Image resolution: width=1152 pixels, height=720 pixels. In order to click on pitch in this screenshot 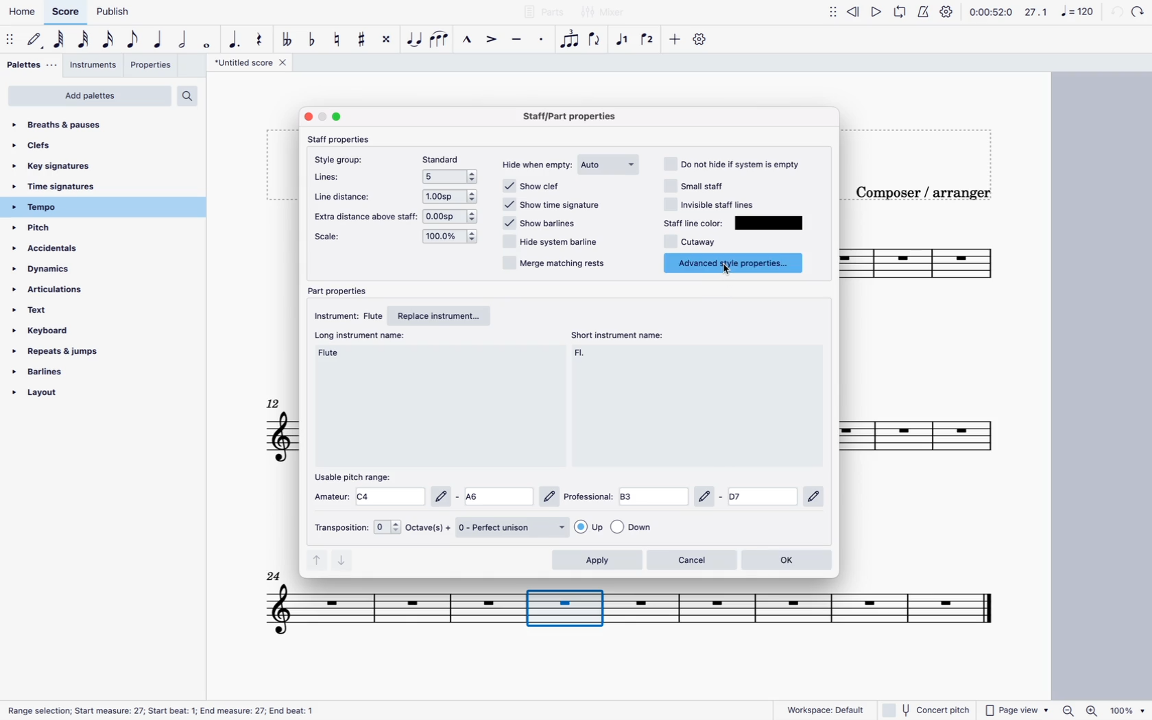, I will do `click(53, 229)`.